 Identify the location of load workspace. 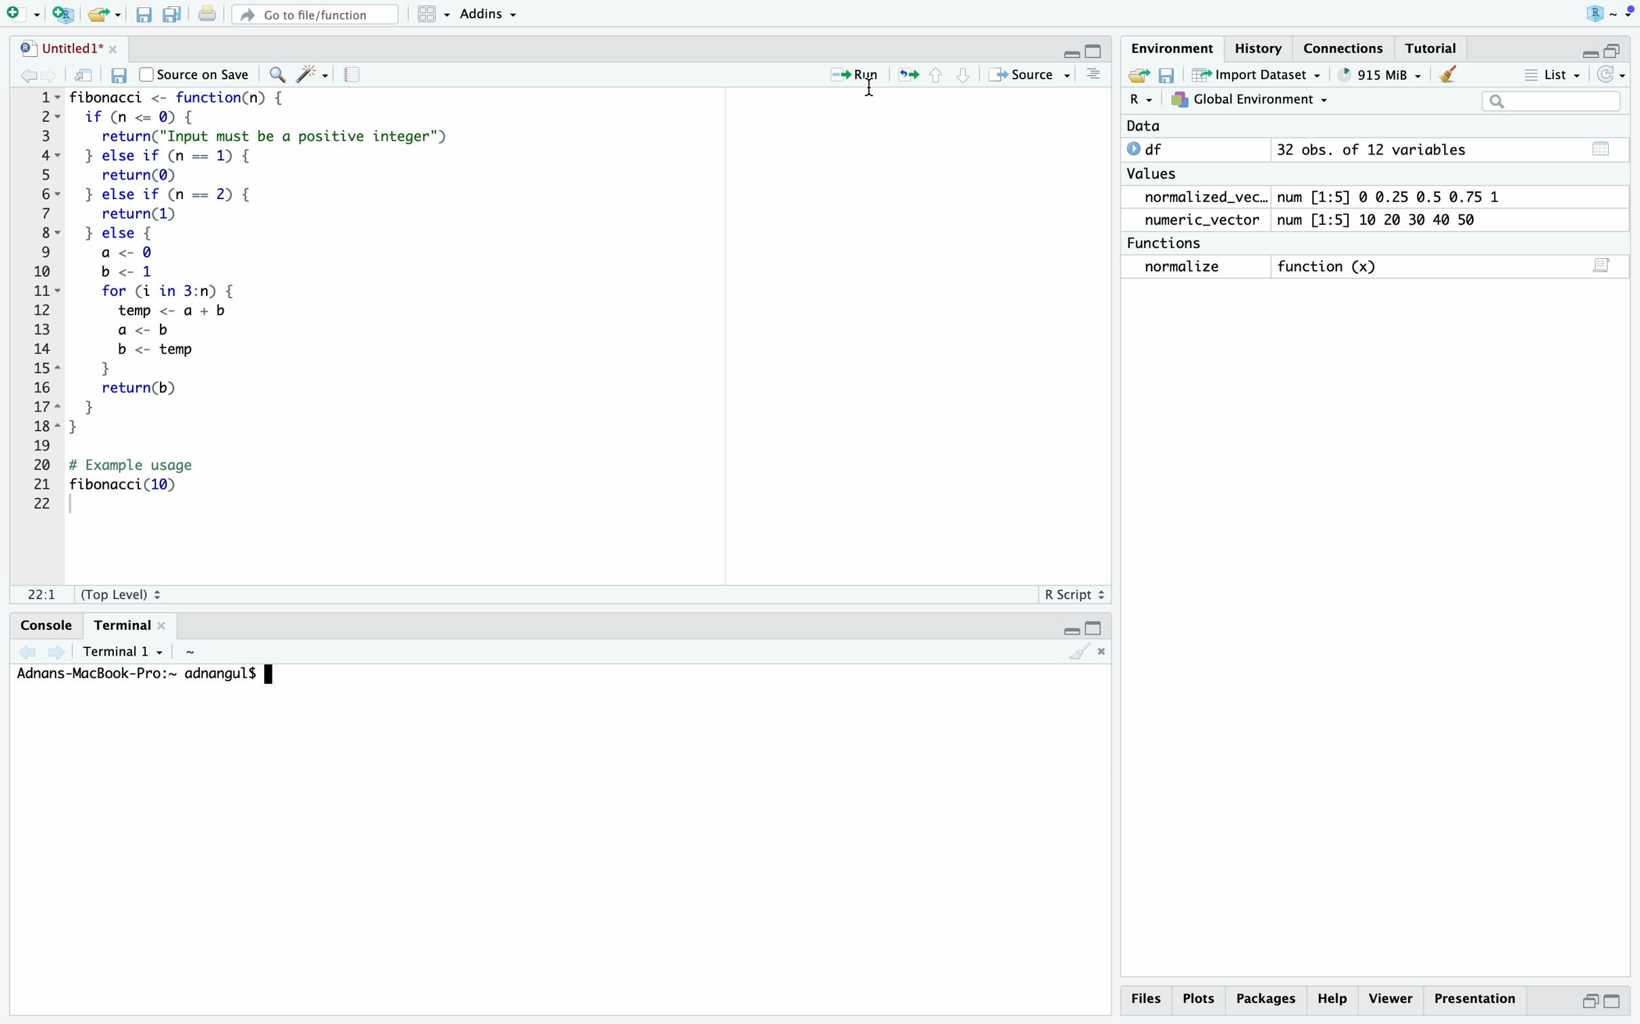
(1139, 74).